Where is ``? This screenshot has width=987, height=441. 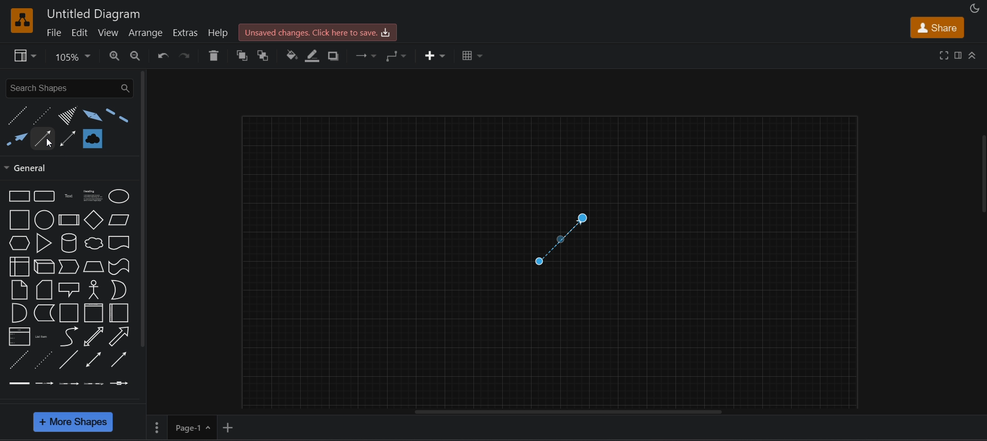  is located at coordinates (120, 312).